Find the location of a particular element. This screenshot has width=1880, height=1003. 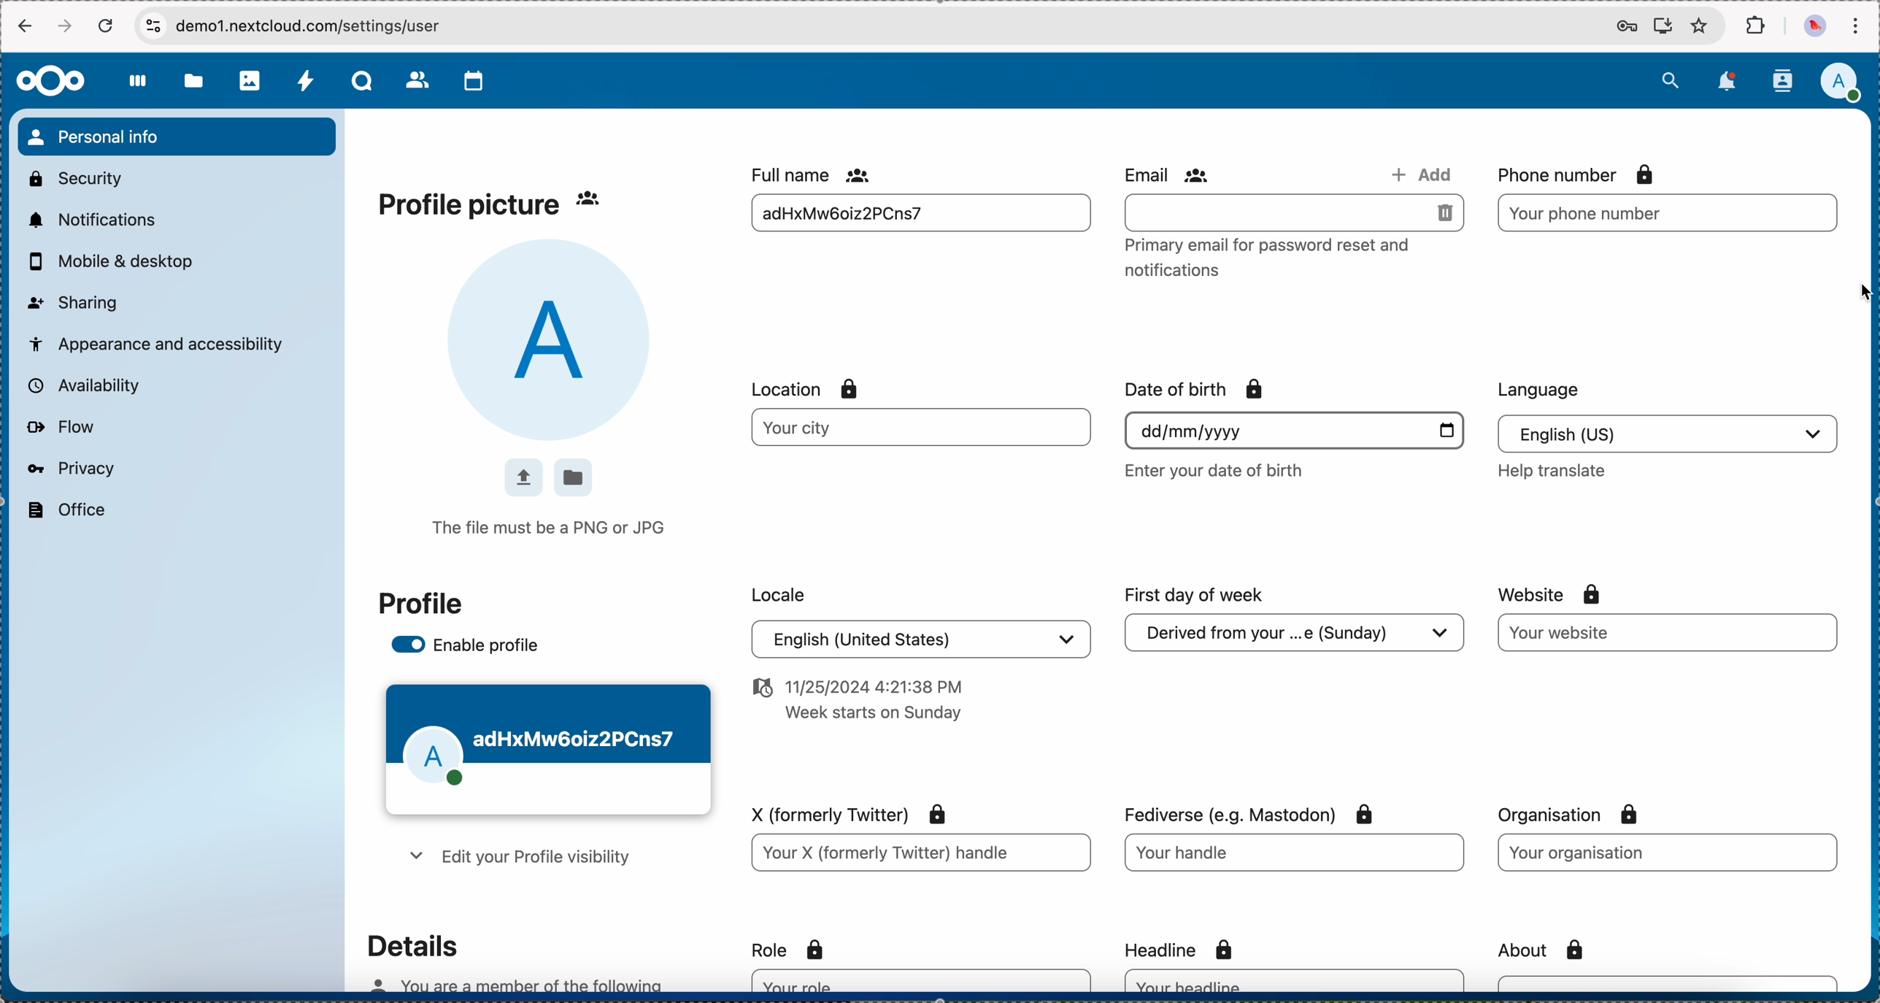

description is located at coordinates (513, 985).